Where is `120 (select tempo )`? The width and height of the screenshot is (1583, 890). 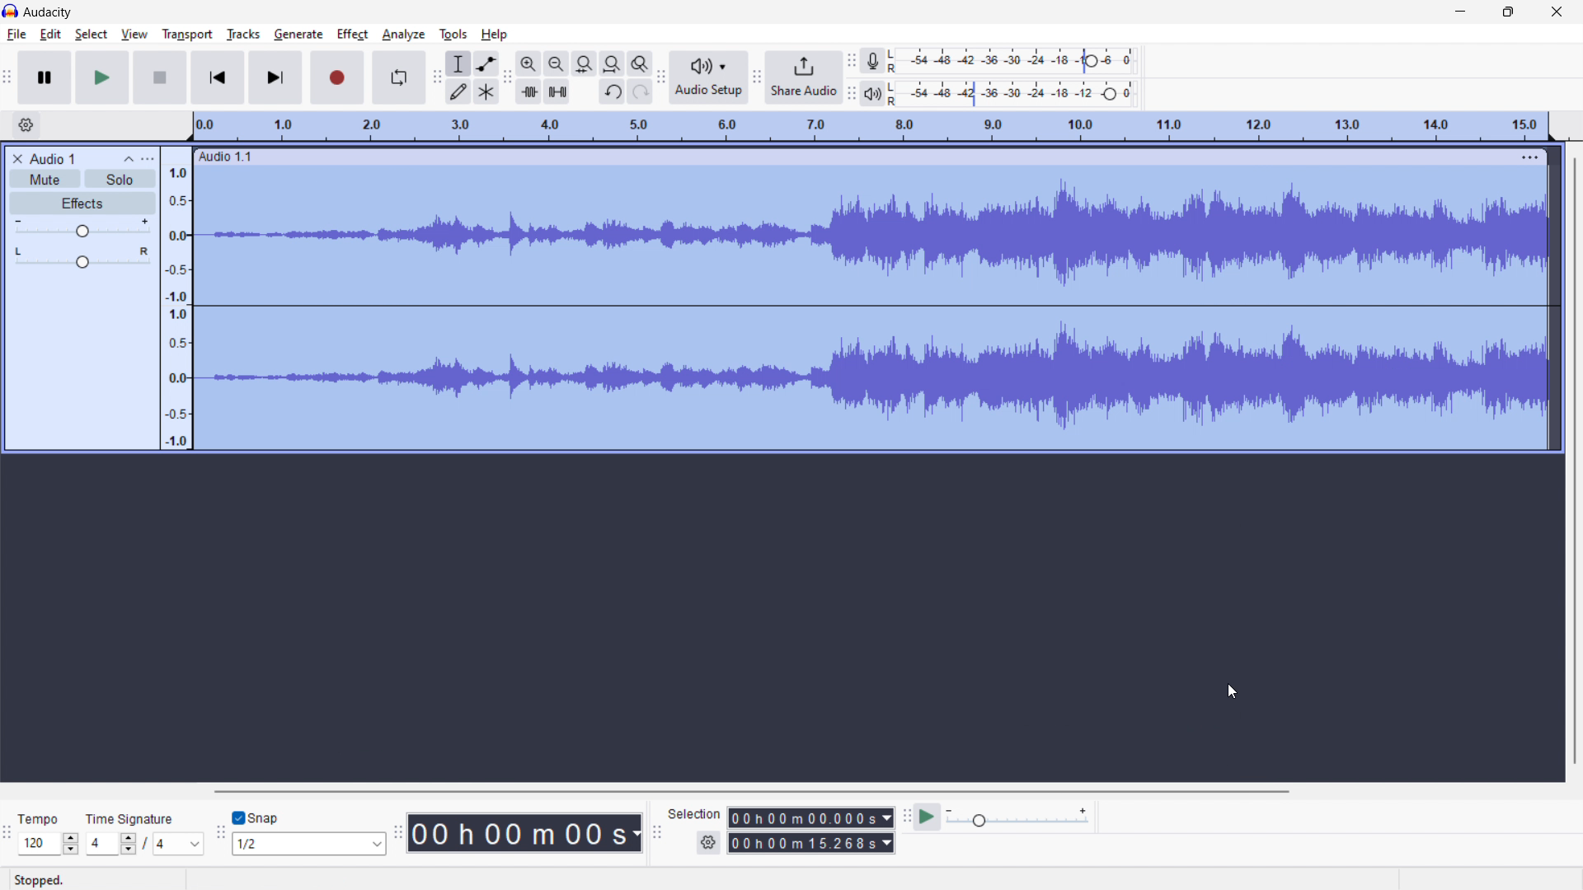 120 (select tempo ) is located at coordinates (48, 844).